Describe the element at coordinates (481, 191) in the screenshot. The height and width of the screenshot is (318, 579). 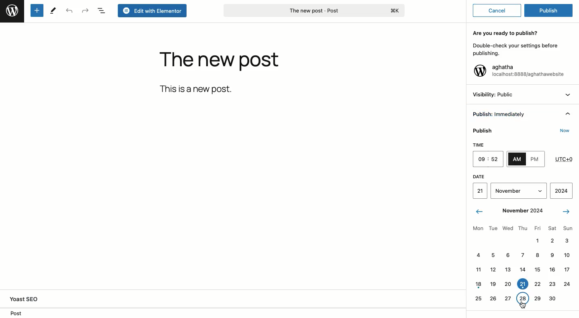
I see `21` at that location.